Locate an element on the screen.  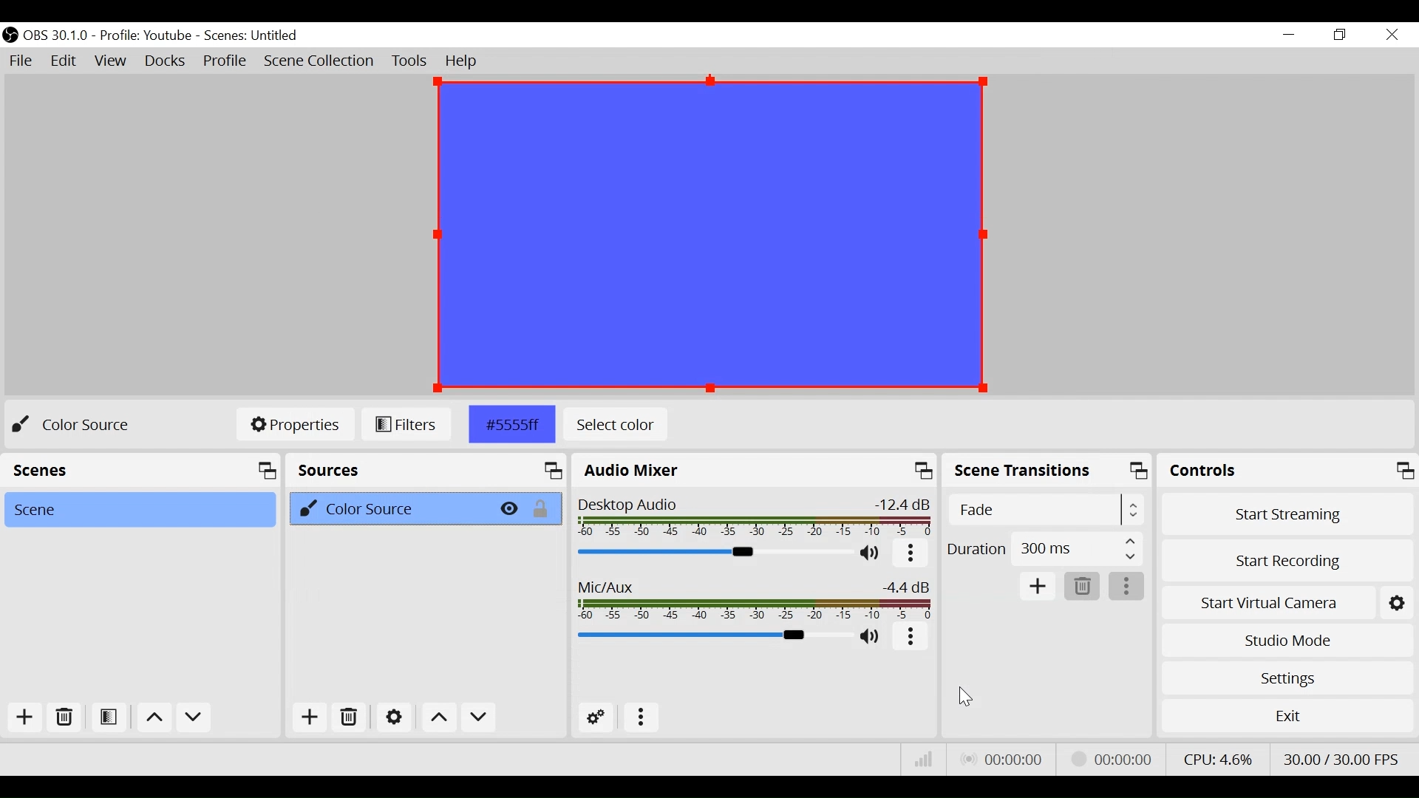
Start Recording is located at coordinates (1287, 562).